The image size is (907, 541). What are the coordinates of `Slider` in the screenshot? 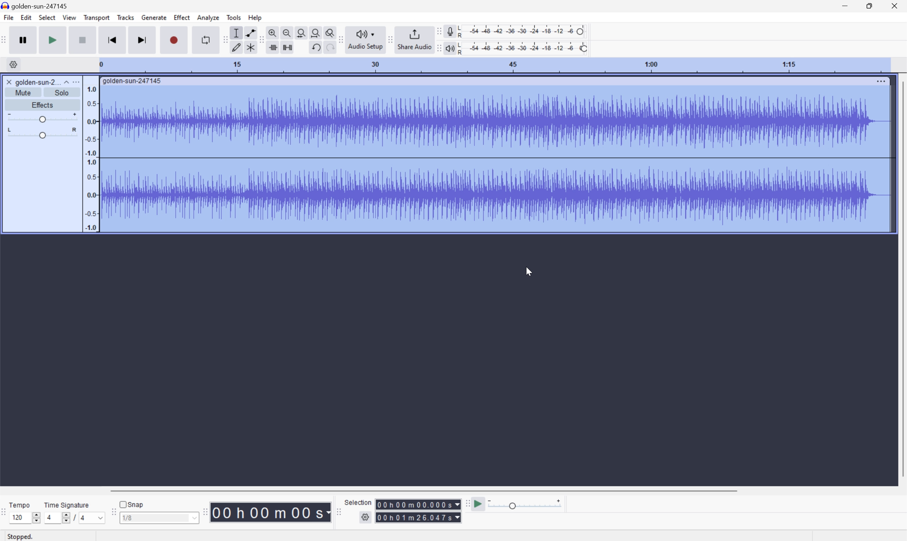 It's located at (40, 133).